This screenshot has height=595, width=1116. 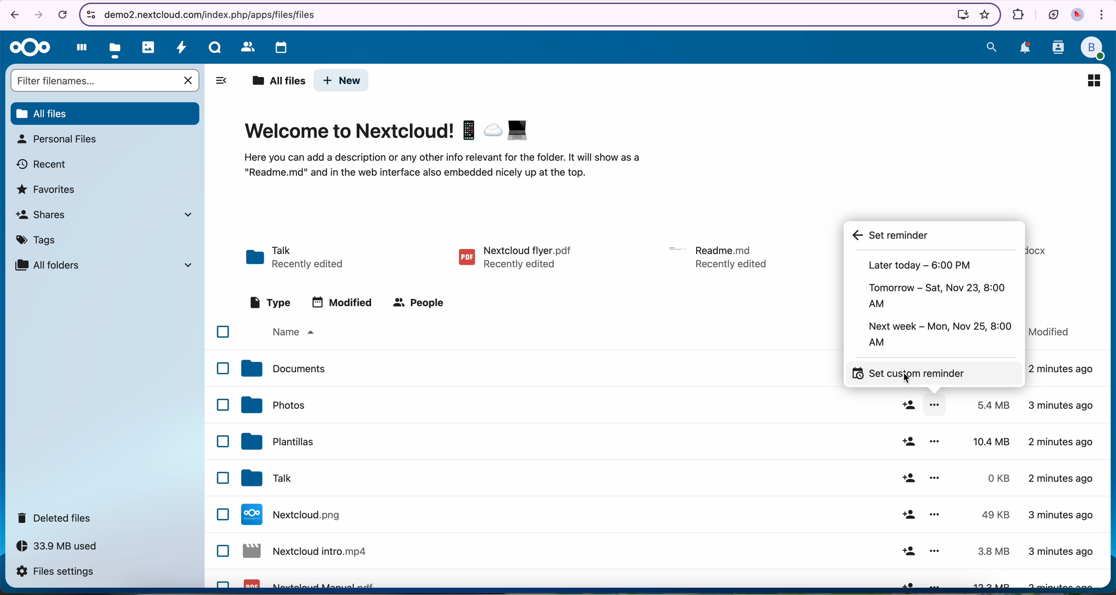 What do you see at coordinates (109, 217) in the screenshot?
I see `shares` at bounding box center [109, 217].